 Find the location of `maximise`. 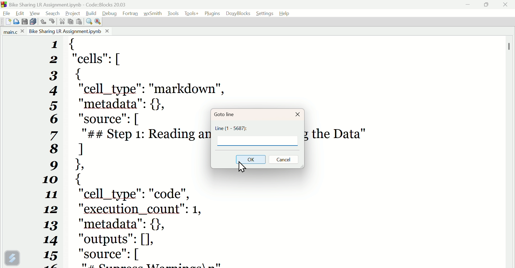

maximise is located at coordinates (488, 6).